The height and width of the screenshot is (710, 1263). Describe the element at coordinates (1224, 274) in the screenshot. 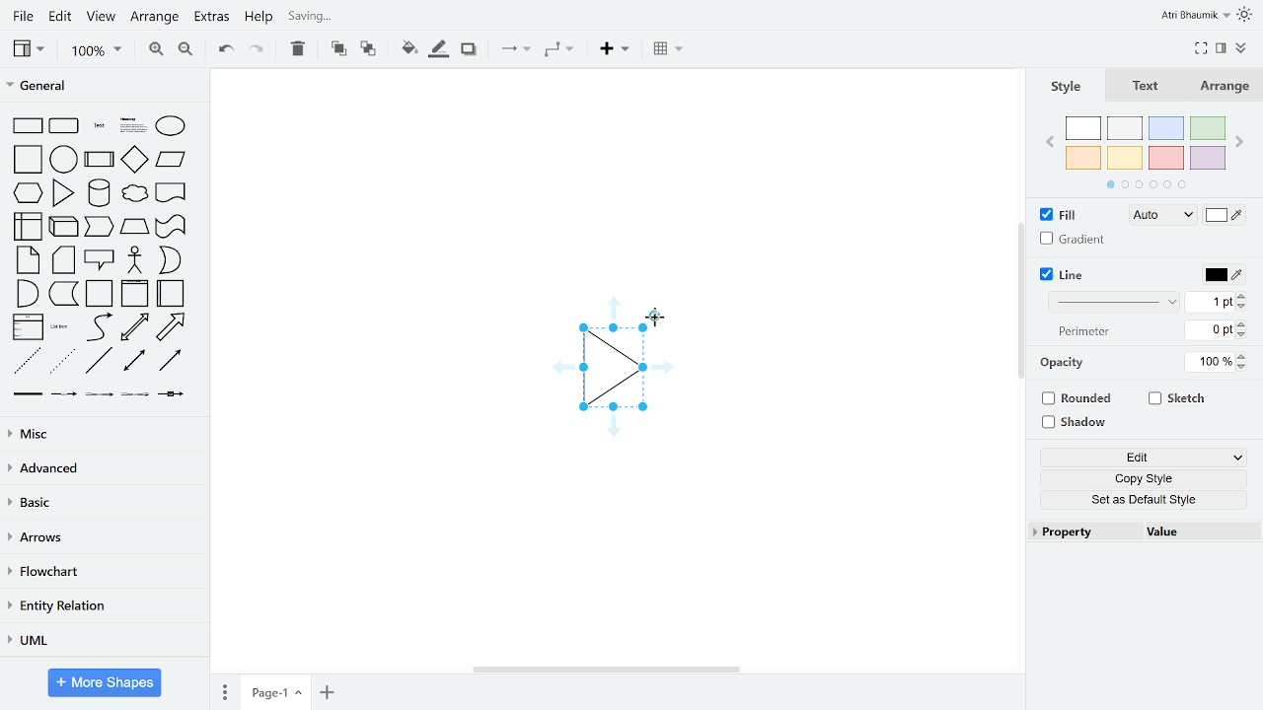

I see `line color` at that location.